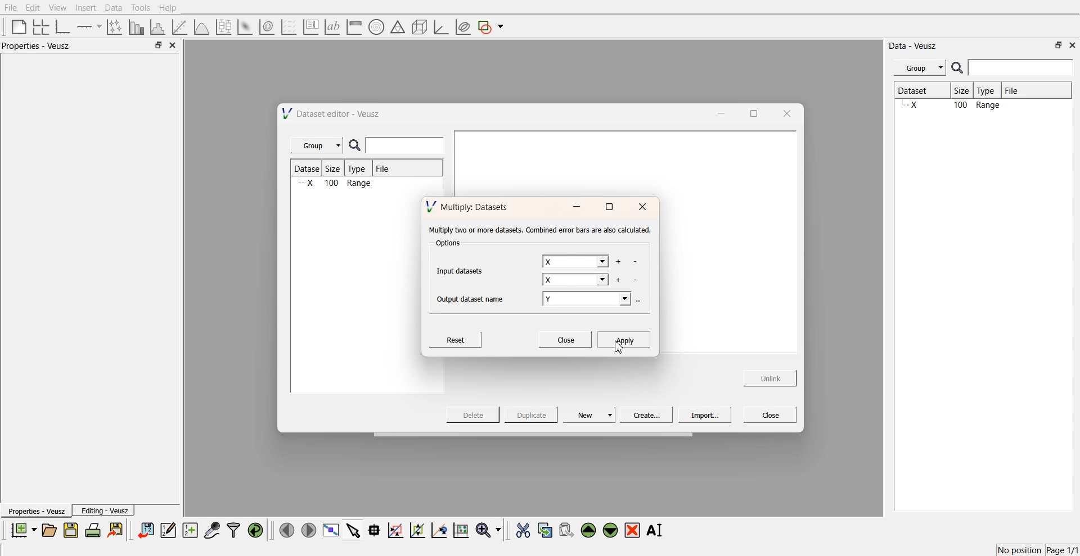 The image size is (1080, 556). What do you see at coordinates (244, 26) in the screenshot?
I see `plot a 2d datasets as image` at bounding box center [244, 26].